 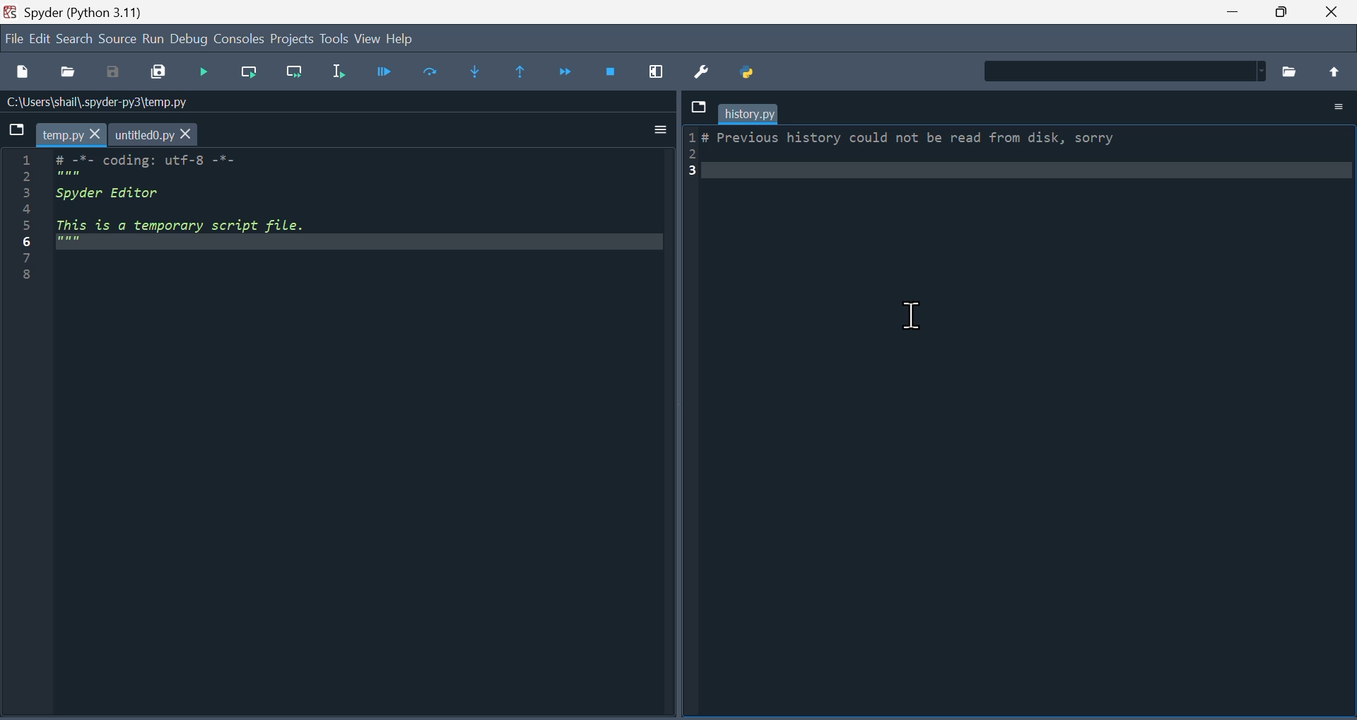 What do you see at coordinates (568, 71) in the screenshot?
I see `Continue execution until next function` at bounding box center [568, 71].